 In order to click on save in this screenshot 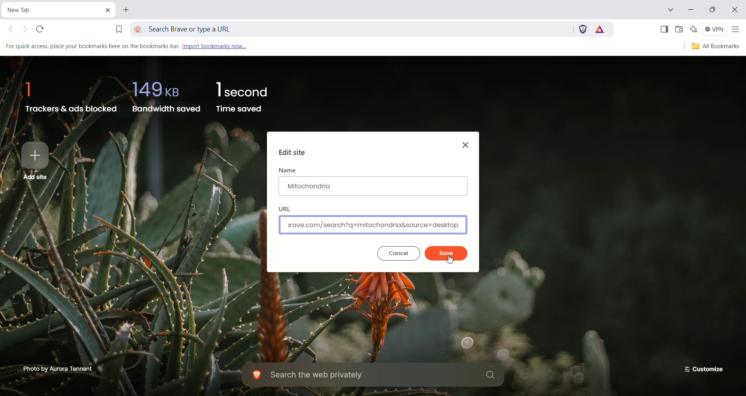, I will do `click(446, 253)`.